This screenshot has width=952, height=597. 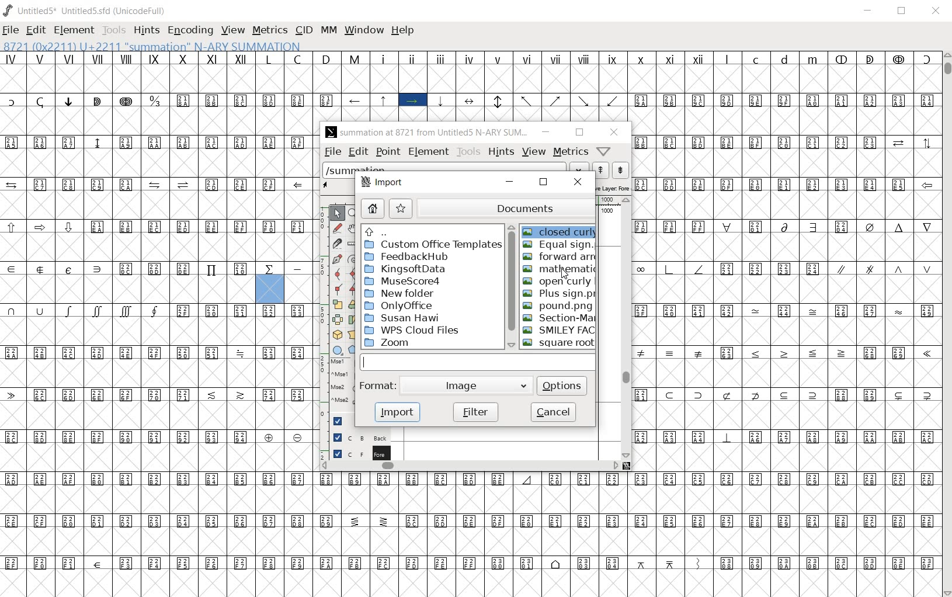 What do you see at coordinates (353, 274) in the screenshot?
I see `add a curve point always either horizontal or vertical` at bounding box center [353, 274].